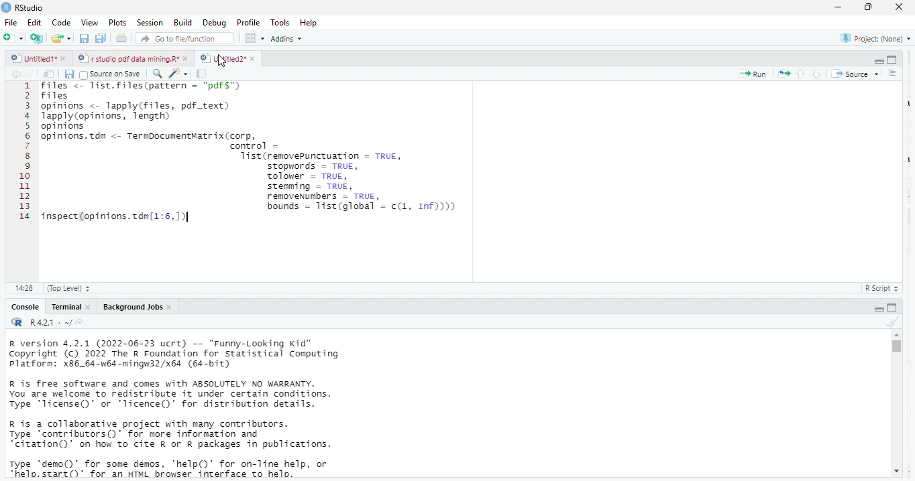 This screenshot has width=915, height=481. I want to click on r script, so click(885, 288).